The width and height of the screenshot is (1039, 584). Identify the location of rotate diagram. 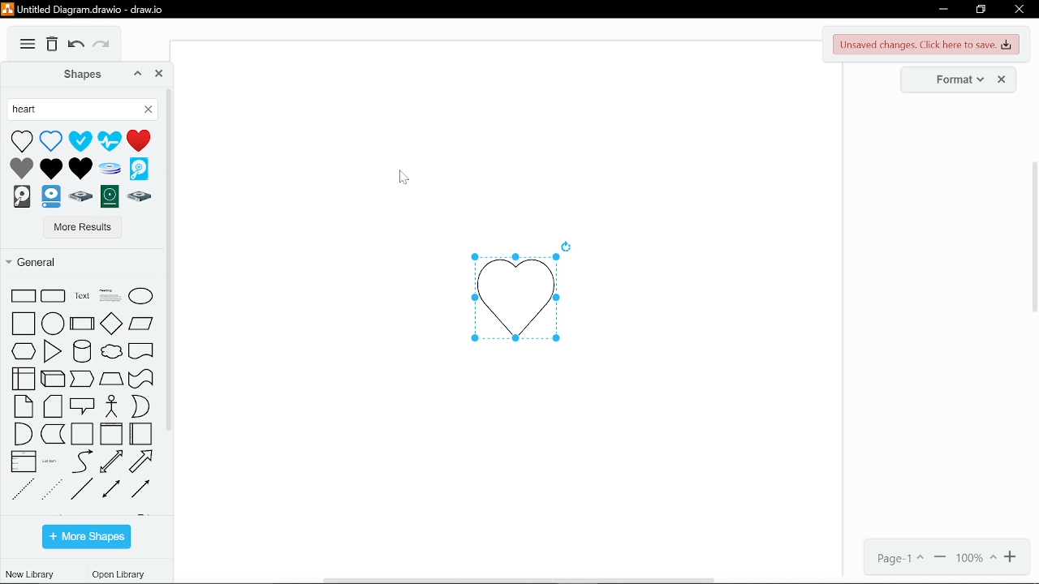
(568, 245).